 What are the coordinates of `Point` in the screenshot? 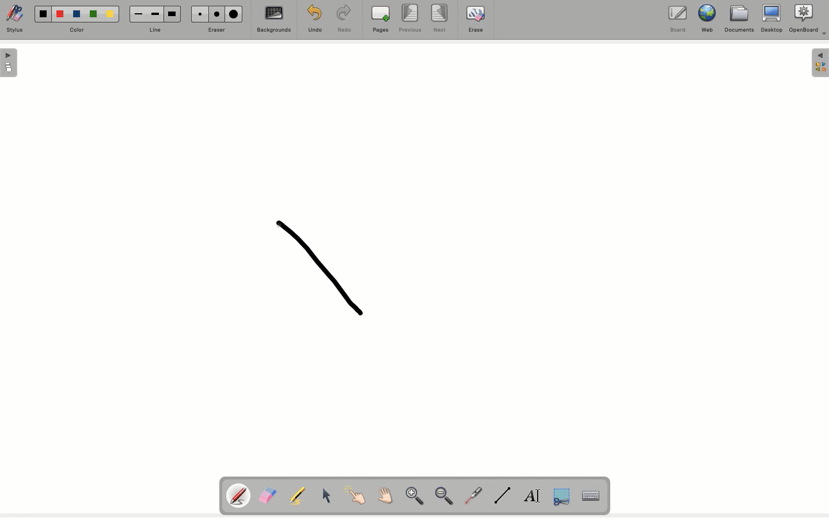 It's located at (355, 494).